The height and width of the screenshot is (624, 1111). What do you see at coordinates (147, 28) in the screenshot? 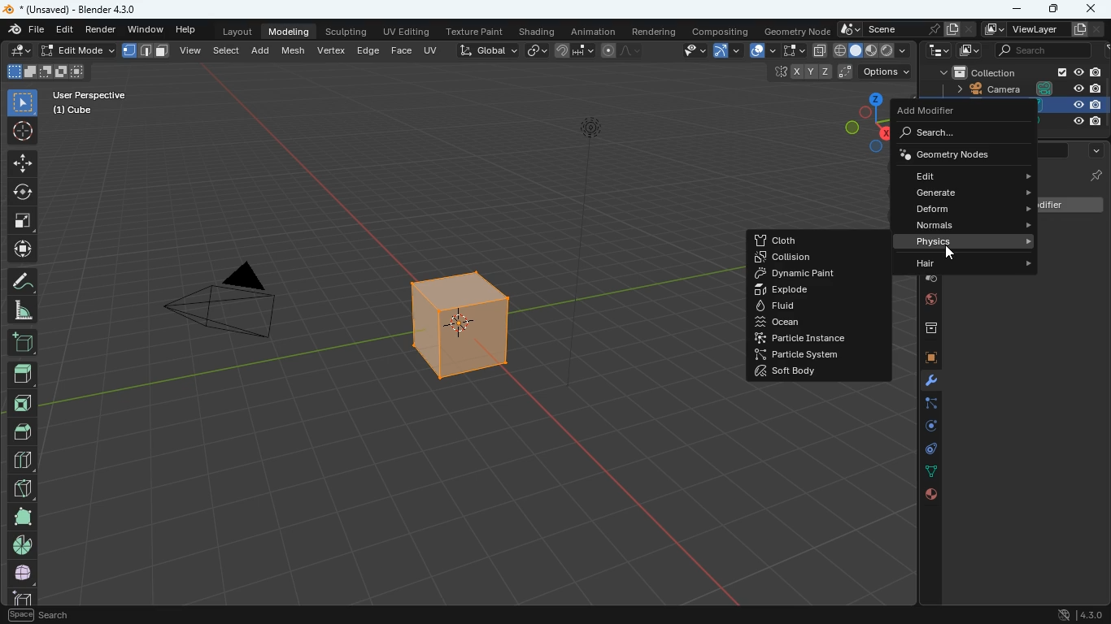
I see `window` at bounding box center [147, 28].